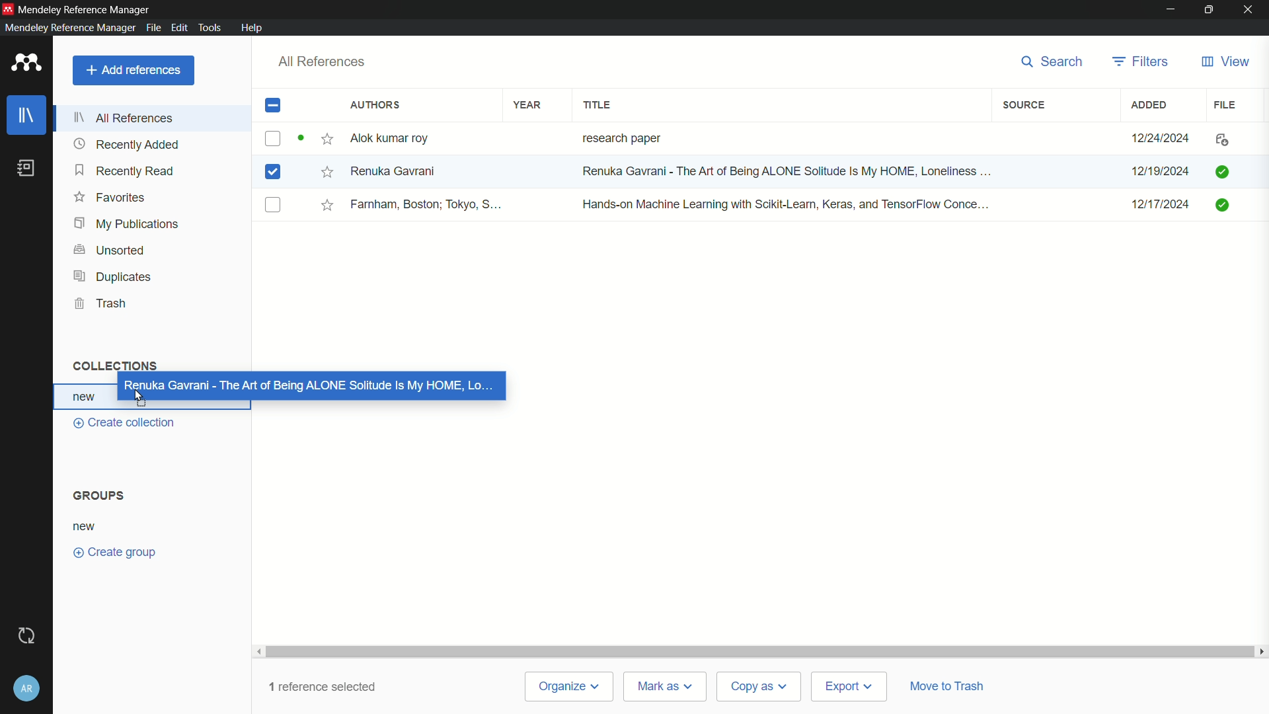 The height and width of the screenshot is (714, 1269). I want to click on view, so click(1226, 62).